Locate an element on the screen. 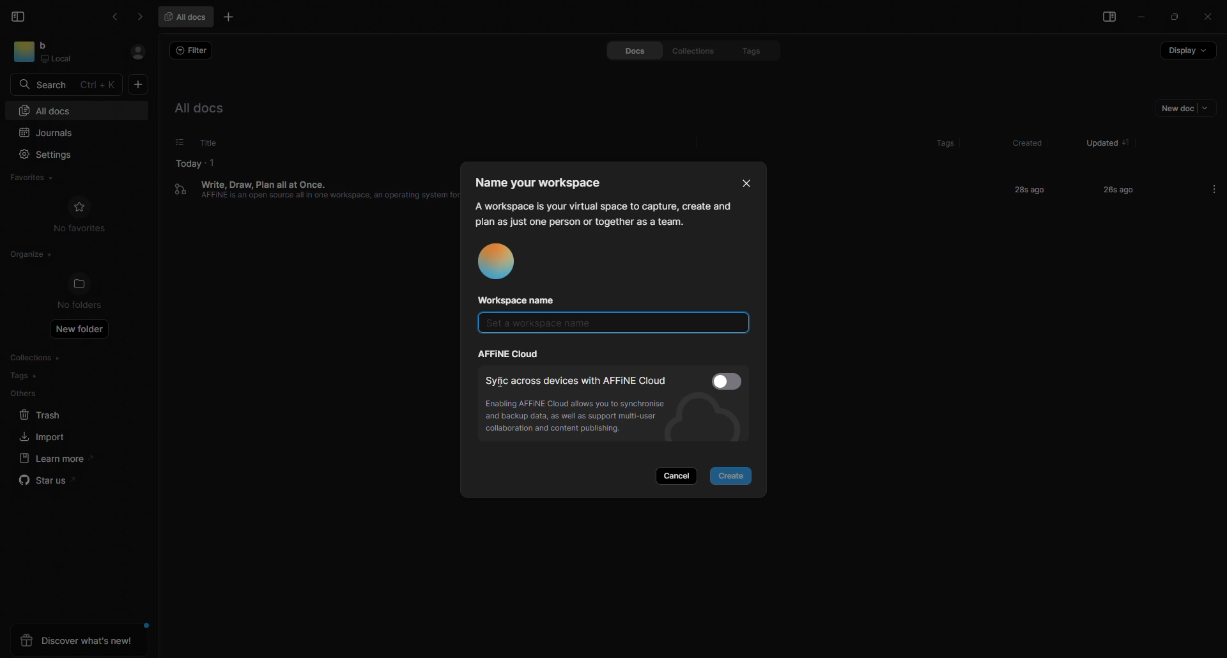 The image size is (1227, 658). al docs is located at coordinates (208, 108).